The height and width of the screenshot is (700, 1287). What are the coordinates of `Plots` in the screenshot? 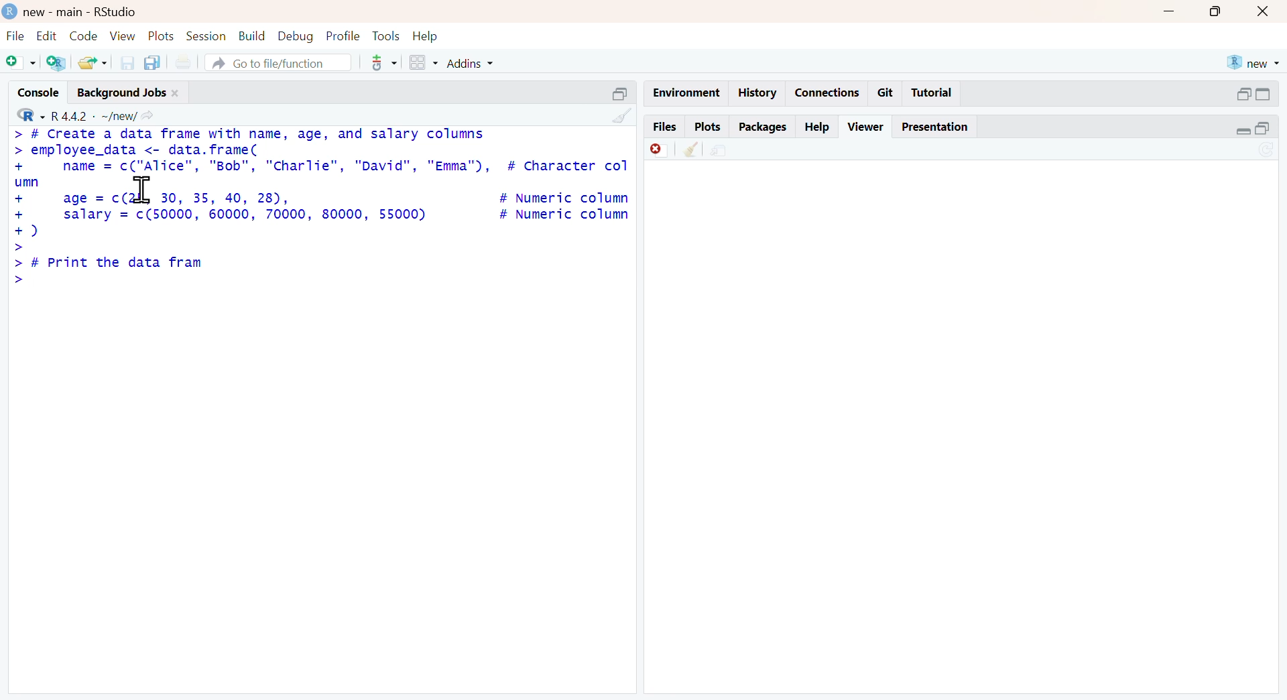 It's located at (706, 127).